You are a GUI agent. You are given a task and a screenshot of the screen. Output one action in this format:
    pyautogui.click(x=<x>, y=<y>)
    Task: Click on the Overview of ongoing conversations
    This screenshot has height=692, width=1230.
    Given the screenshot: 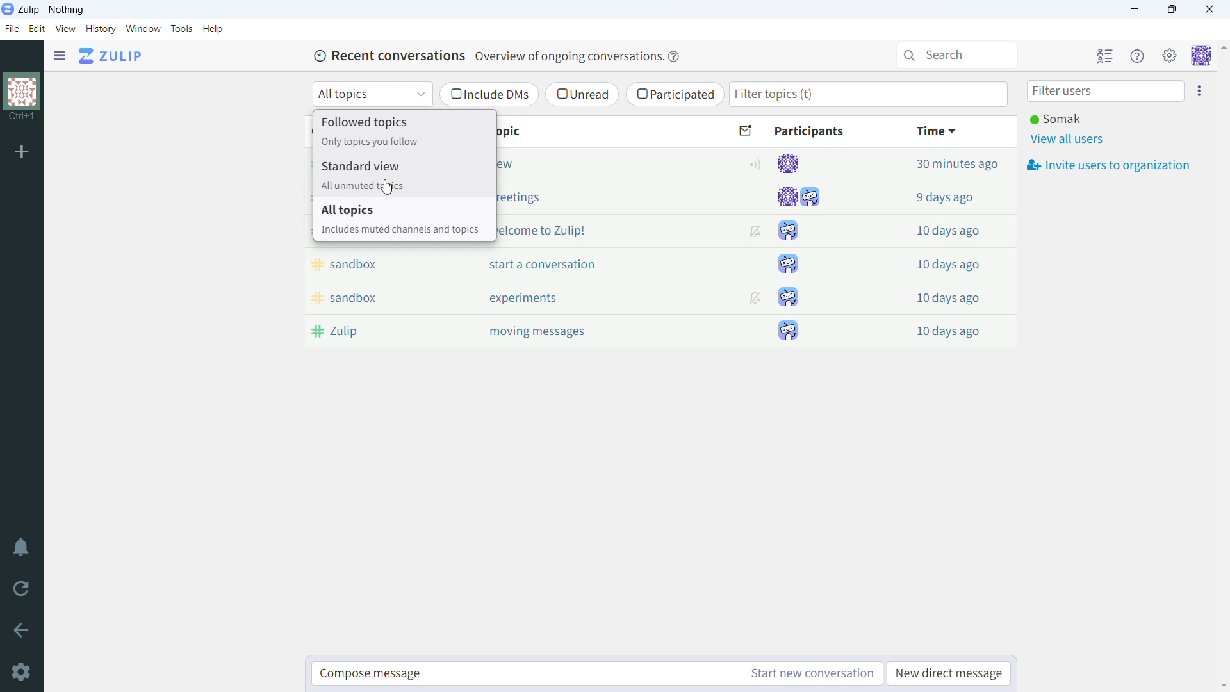 What is the action you would take?
    pyautogui.click(x=568, y=56)
    